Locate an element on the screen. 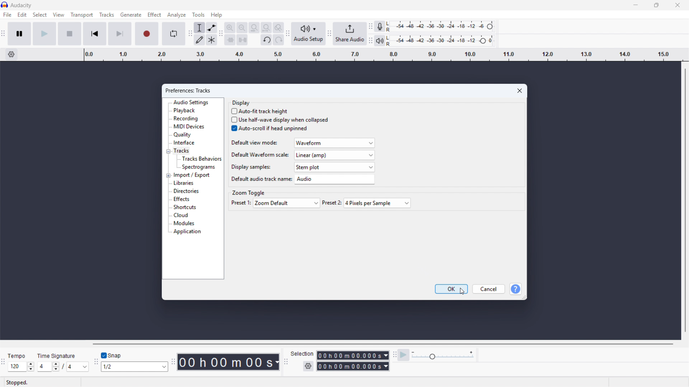 The width and height of the screenshot is (689, 387). diplay samples is located at coordinates (302, 167).